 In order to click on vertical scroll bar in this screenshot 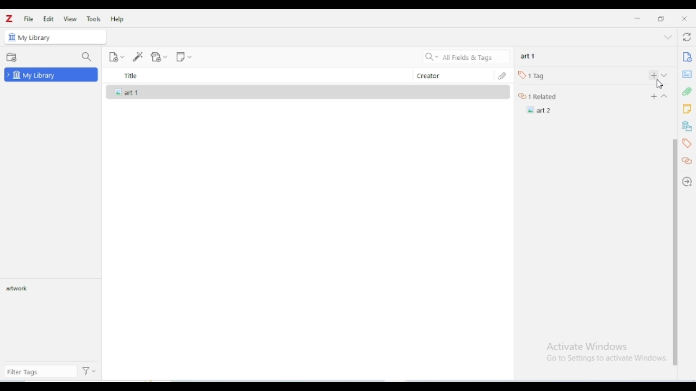, I will do `click(675, 260)`.